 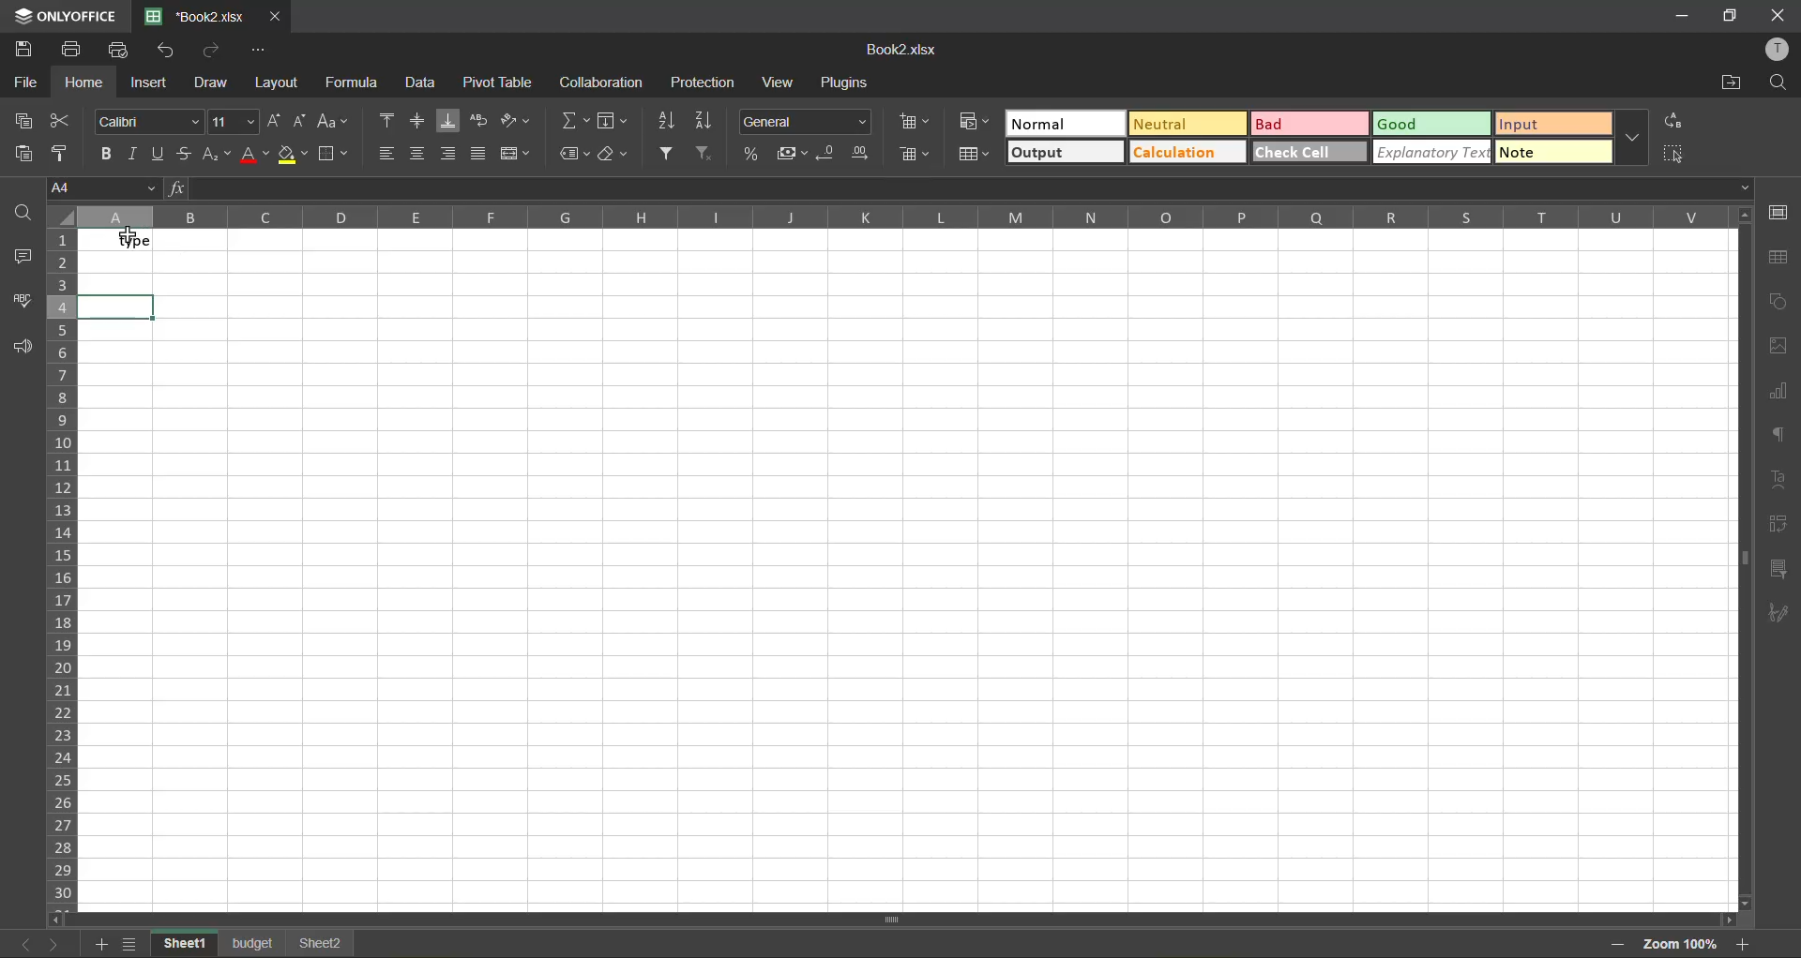 I want to click on copy style, so click(x=66, y=153).